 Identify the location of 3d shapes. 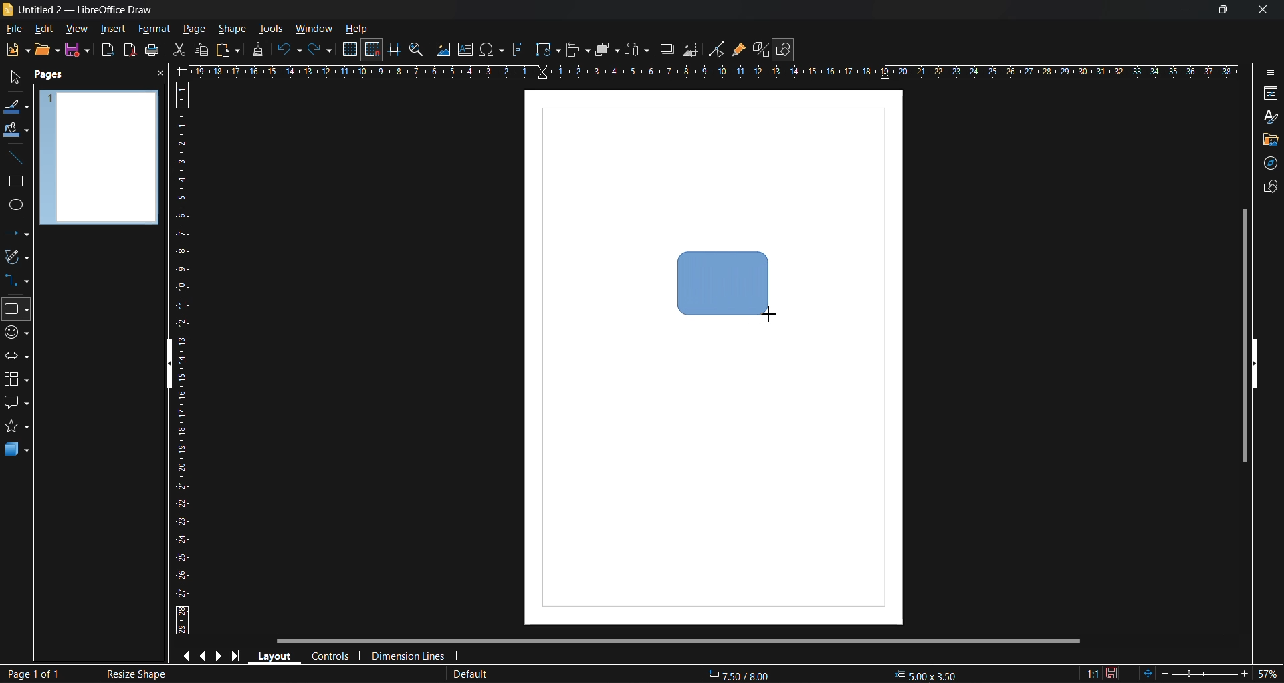
(17, 449).